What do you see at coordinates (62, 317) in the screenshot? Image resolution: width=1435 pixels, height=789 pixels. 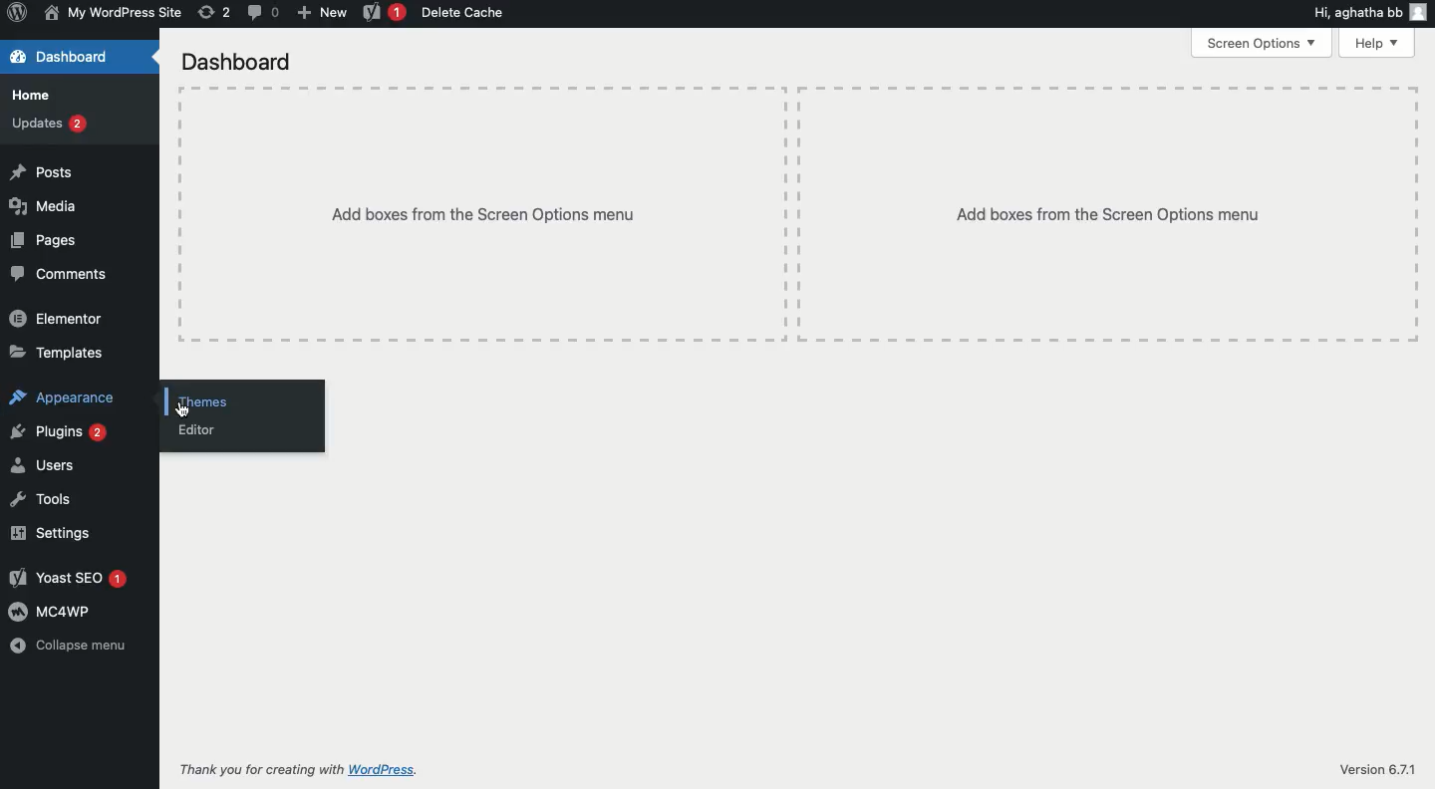 I see `Elementor` at bounding box center [62, 317].